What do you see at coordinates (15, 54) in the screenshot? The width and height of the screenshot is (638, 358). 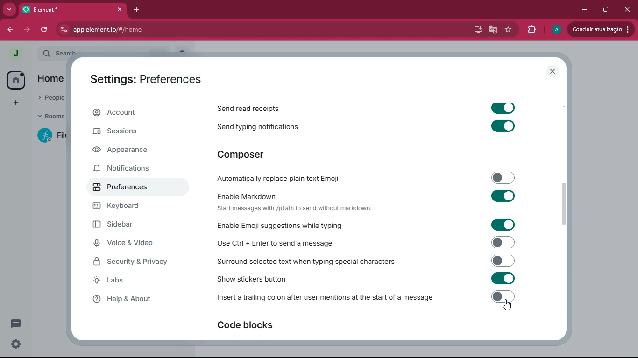 I see `profile picture` at bounding box center [15, 54].